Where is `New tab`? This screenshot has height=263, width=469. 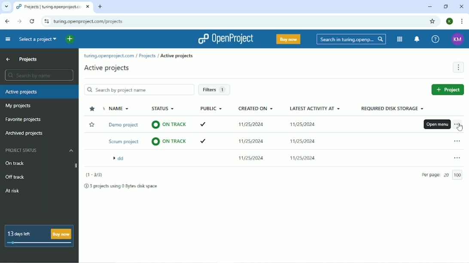 New tab is located at coordinates (101, 7).